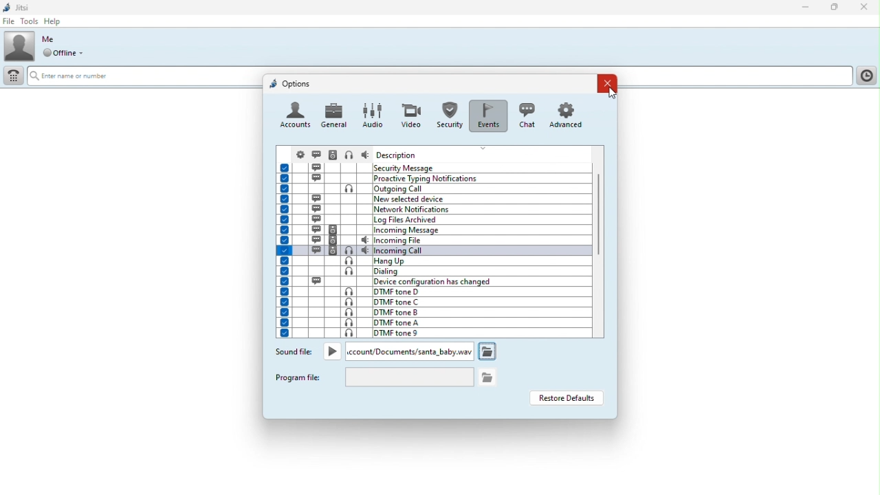 The width and height of the screenshot is (880, 495). Describe the element at coordinates (18, 6) in the screenshot. I see `Jitsi` at that location.